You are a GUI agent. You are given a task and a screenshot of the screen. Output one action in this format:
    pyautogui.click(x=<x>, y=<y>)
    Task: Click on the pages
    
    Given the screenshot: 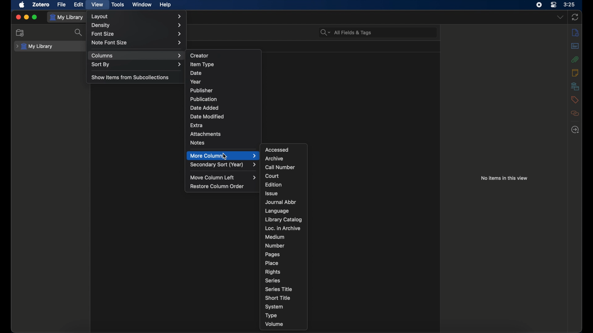 What is the action you would take?
    pyautogui.click(x=273, y=254)
    